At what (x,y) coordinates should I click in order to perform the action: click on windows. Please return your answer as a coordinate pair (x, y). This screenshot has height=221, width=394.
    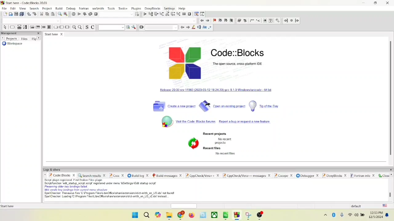
    Looking at the image, I should click on (135, 215).